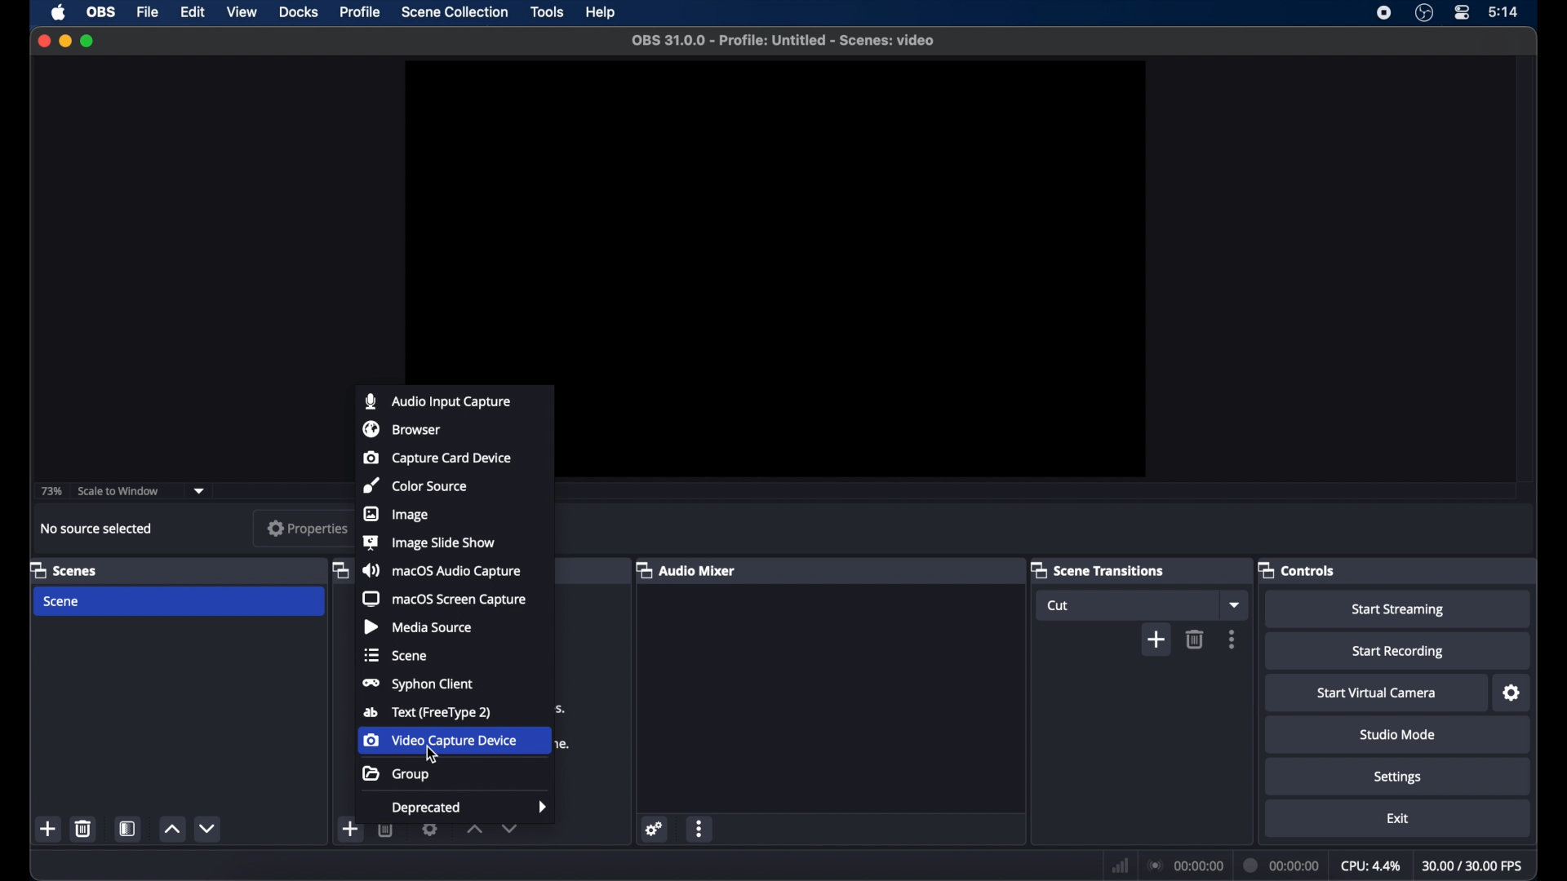 The image size is (1567, 881). What do you see at coordinates (59, 12) in the screenshot?
I see `apple icon` at bounding box center [59, 12].